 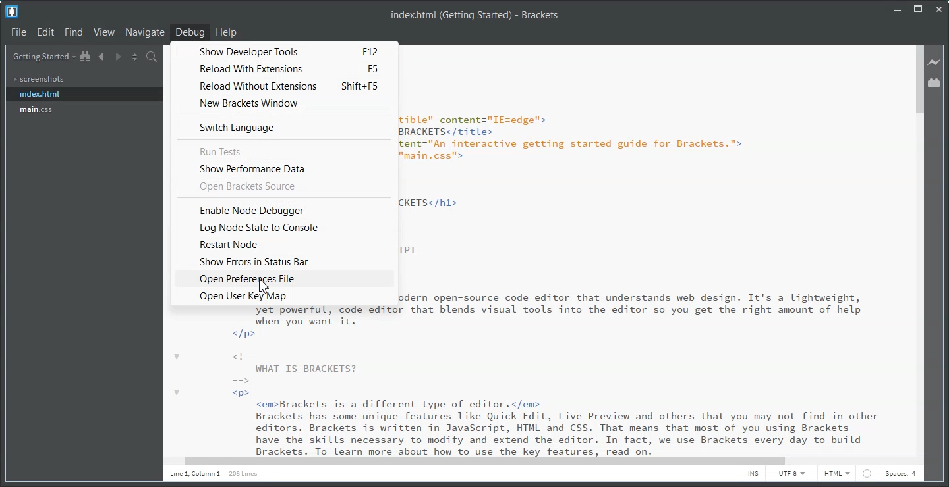 What do you see at coordinates (869, 474) in the screenshot?
I see `circle` at bounding box center [869, 474].